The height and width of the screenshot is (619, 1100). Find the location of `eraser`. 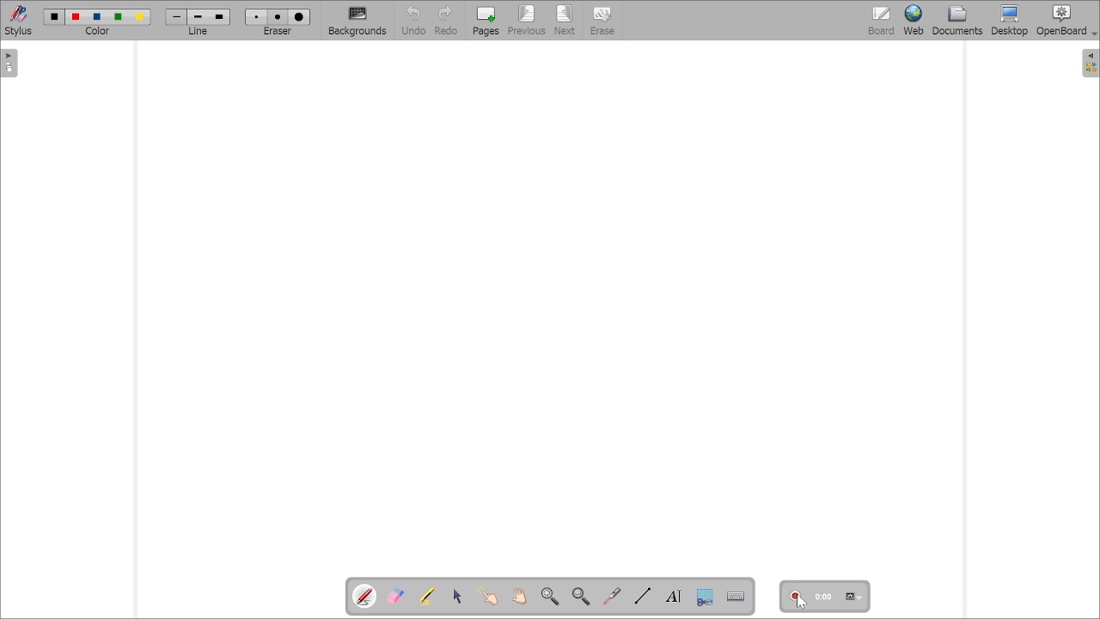

eraser is located at coordinates (278, 33).